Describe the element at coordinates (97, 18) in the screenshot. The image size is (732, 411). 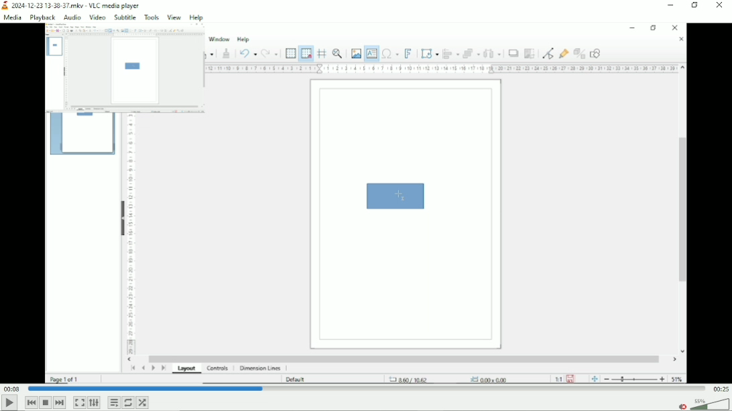
I see `Video` at that location.